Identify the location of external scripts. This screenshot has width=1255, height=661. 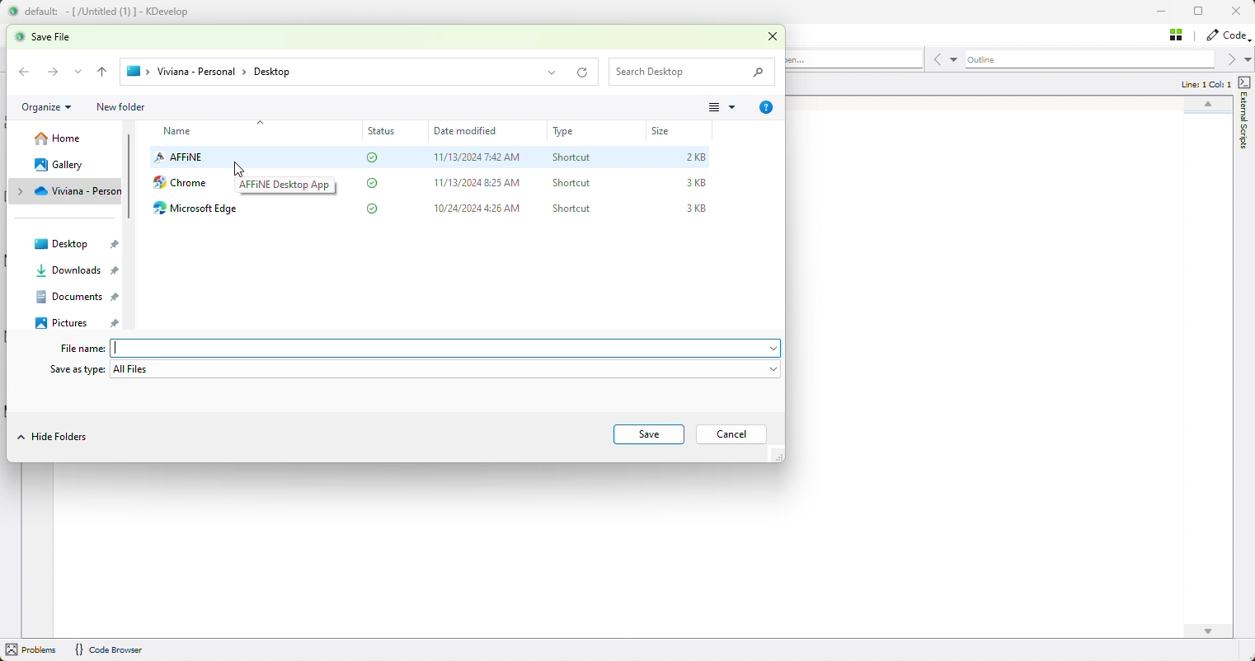
(1245, 114).